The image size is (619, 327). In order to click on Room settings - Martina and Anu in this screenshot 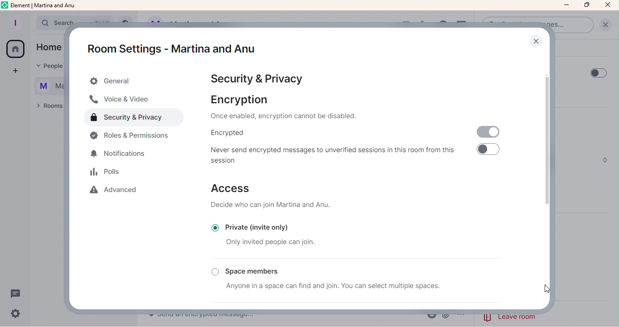, I will do `click(169, 48)`.